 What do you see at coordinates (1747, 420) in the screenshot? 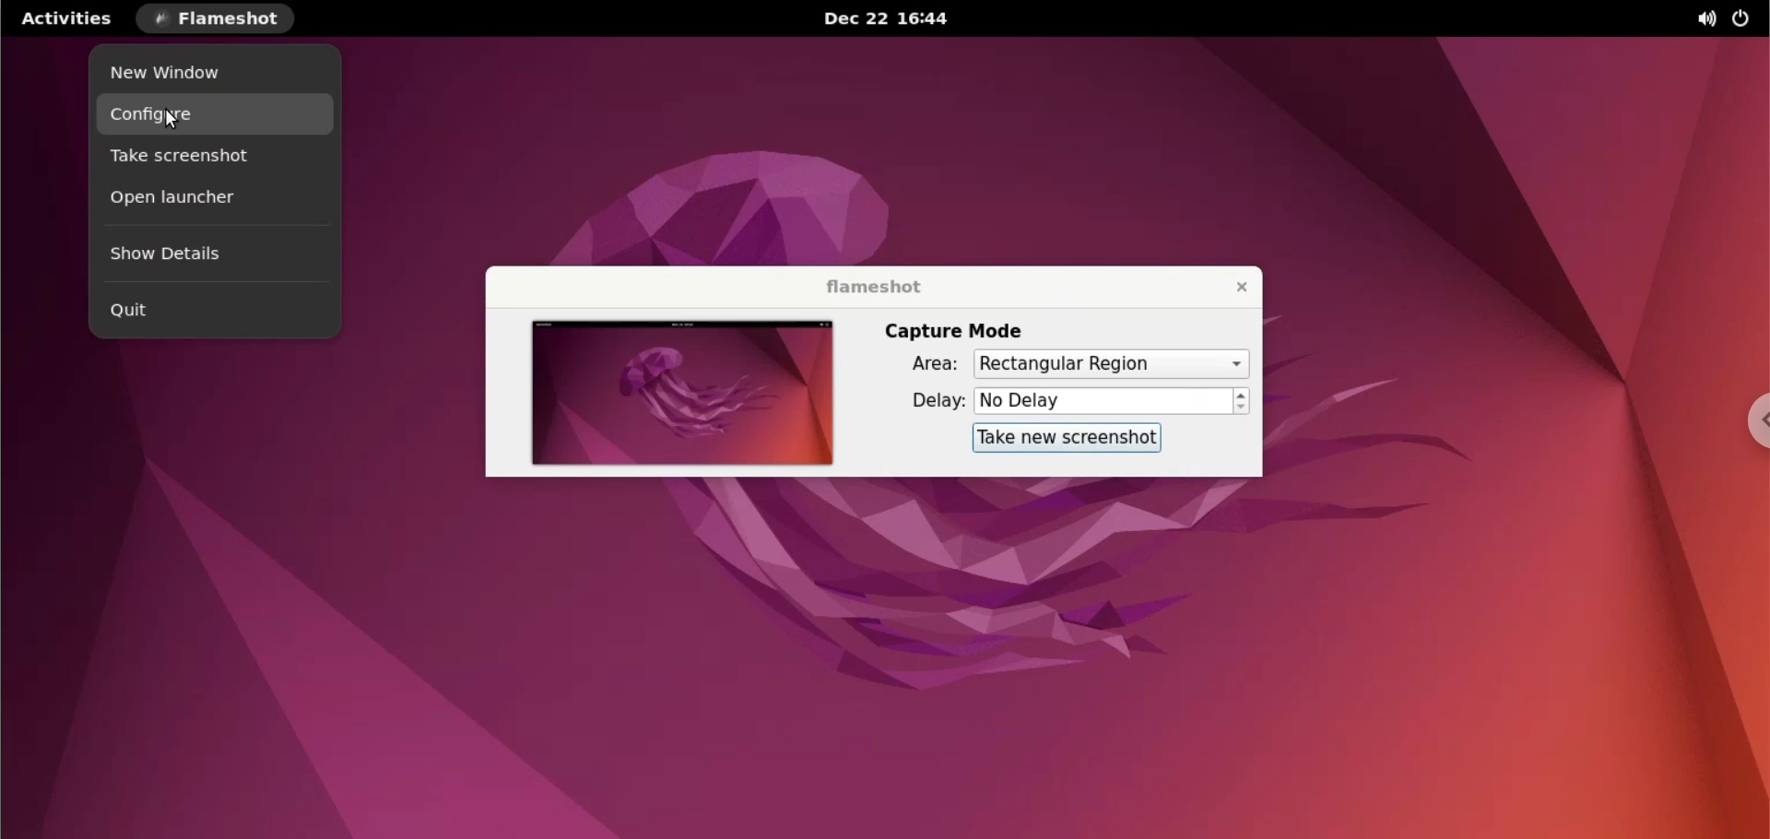
I see `chrome options` at bounding box center [1747, 420].